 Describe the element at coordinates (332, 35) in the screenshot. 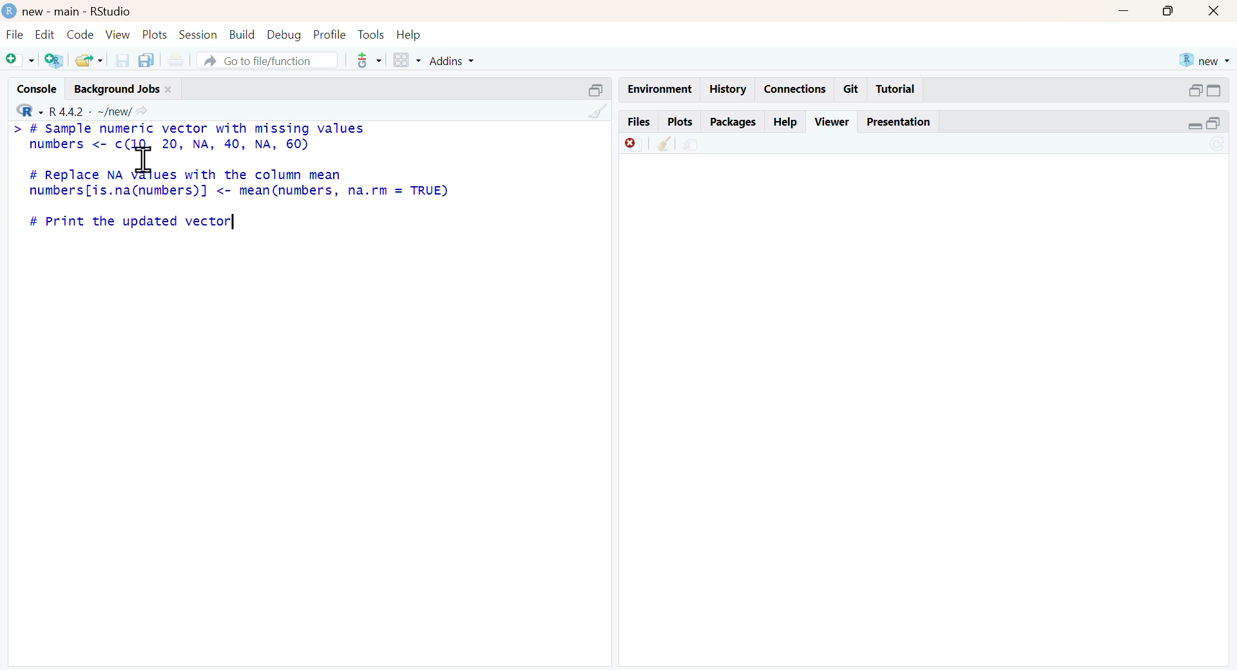

I see `profile` at that location.